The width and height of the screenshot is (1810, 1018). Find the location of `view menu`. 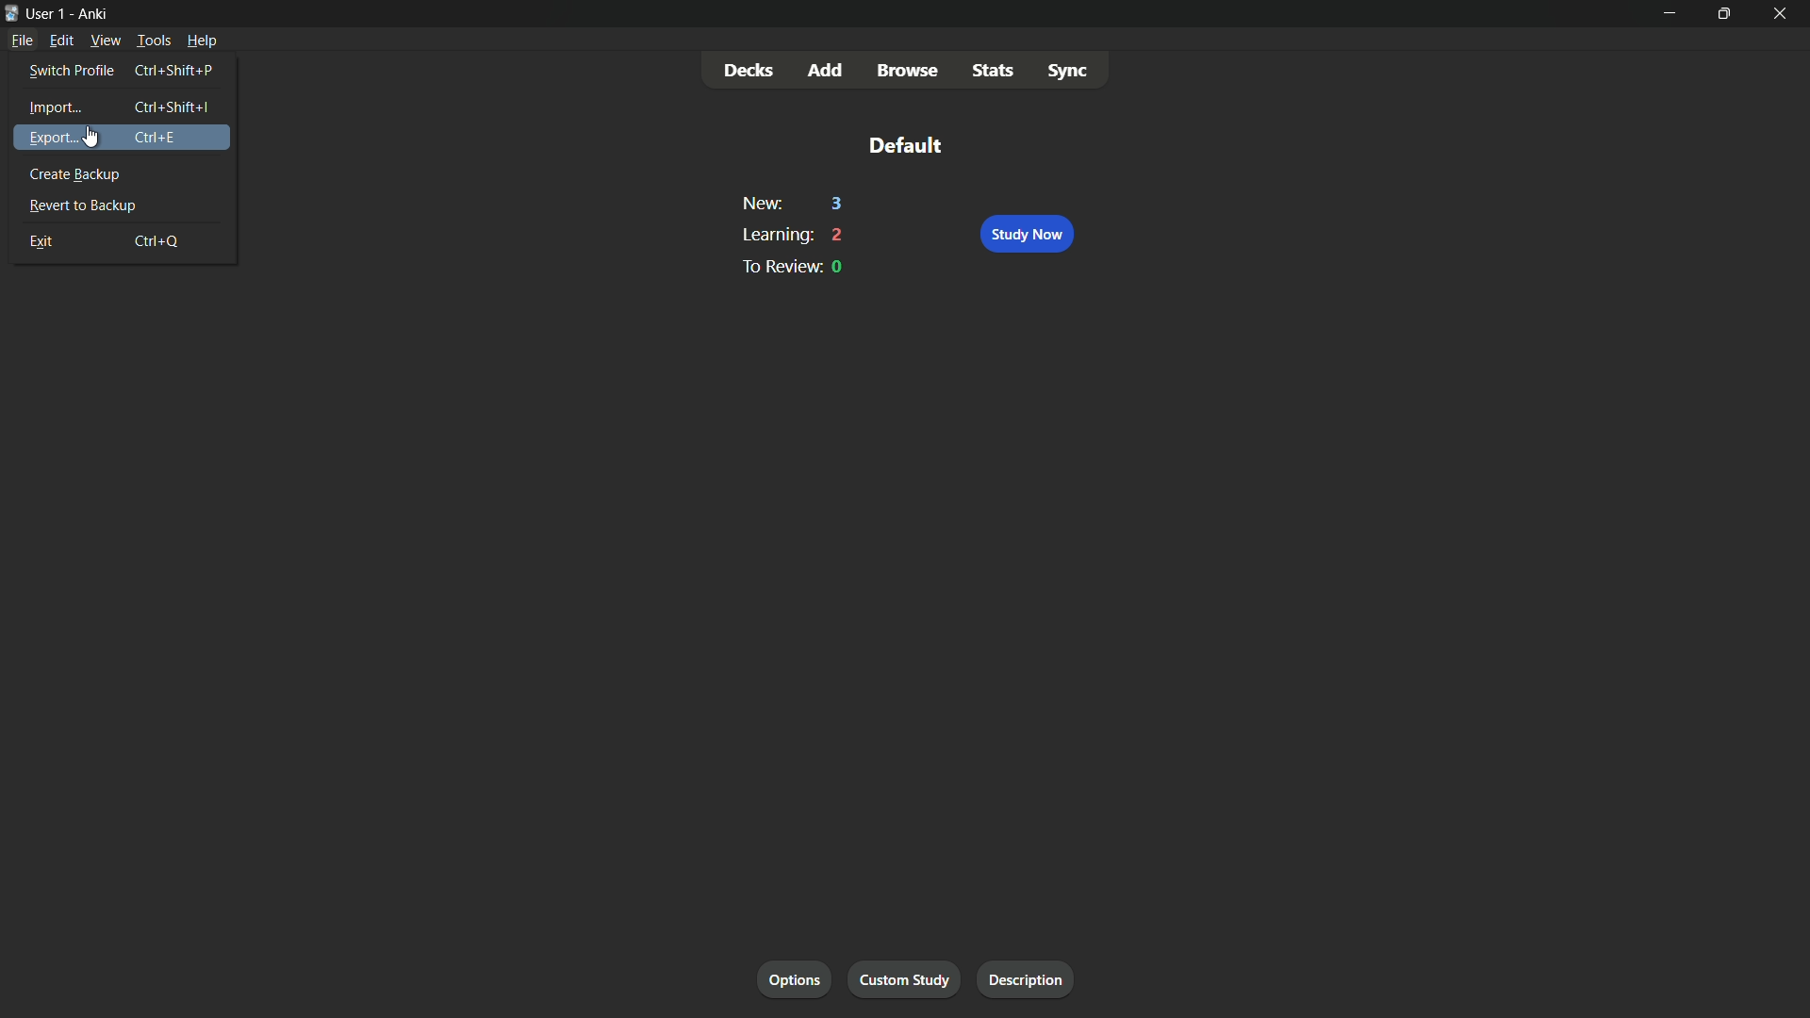

view menu is located at coordinates (106, 41).